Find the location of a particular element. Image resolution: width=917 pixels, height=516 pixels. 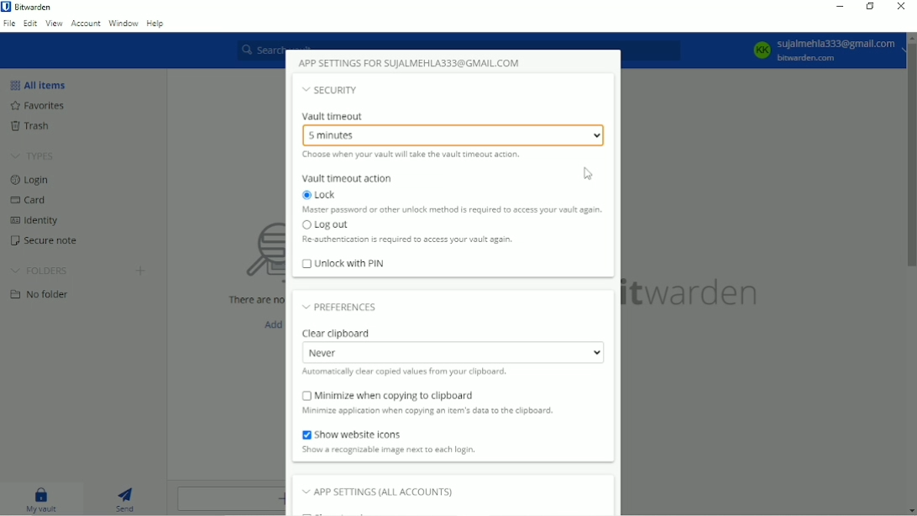

Minimize application when copying an item's data to the clipboard. is located at coordinates (435, 411).